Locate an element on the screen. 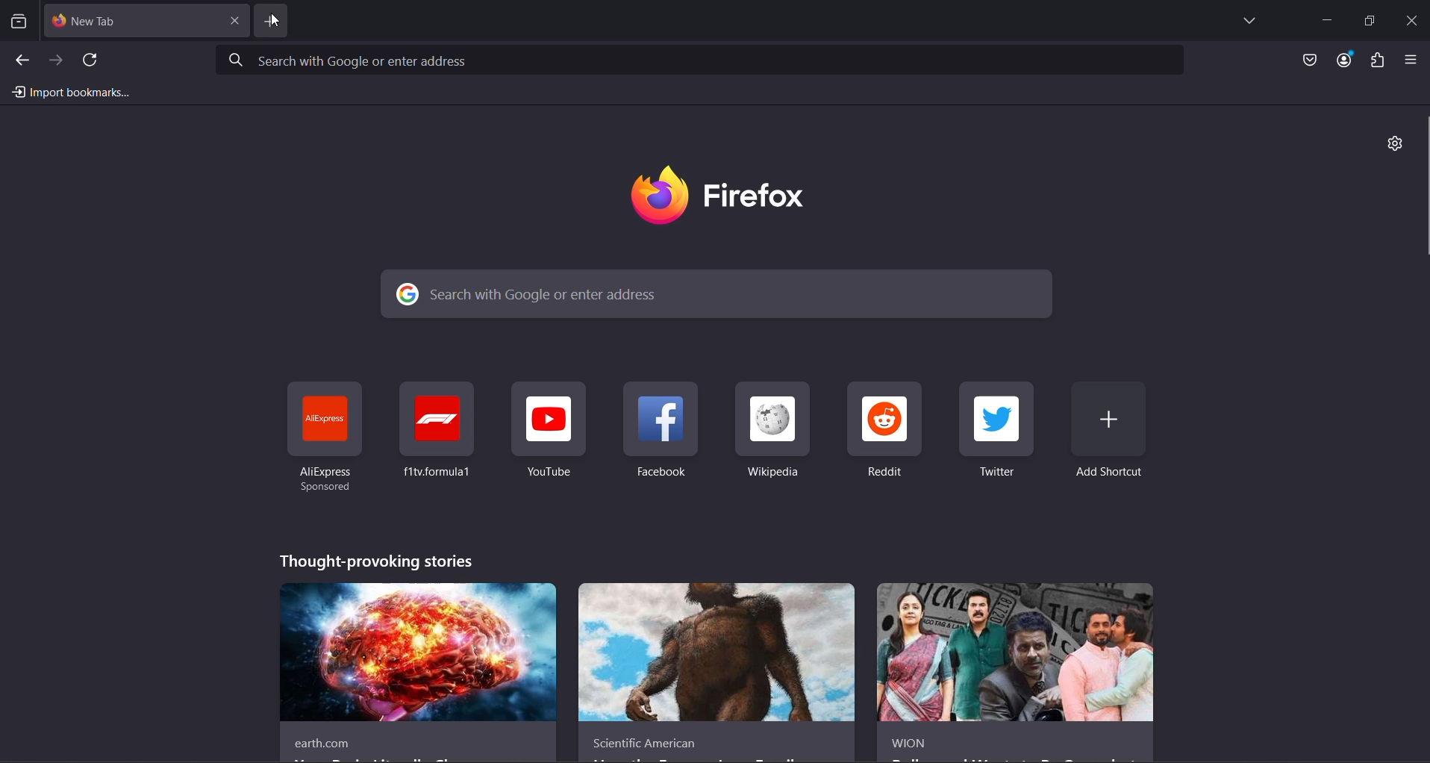 The height and width of the screenshot is (763, 1430). shortcut is located at coordinates (437, 432).